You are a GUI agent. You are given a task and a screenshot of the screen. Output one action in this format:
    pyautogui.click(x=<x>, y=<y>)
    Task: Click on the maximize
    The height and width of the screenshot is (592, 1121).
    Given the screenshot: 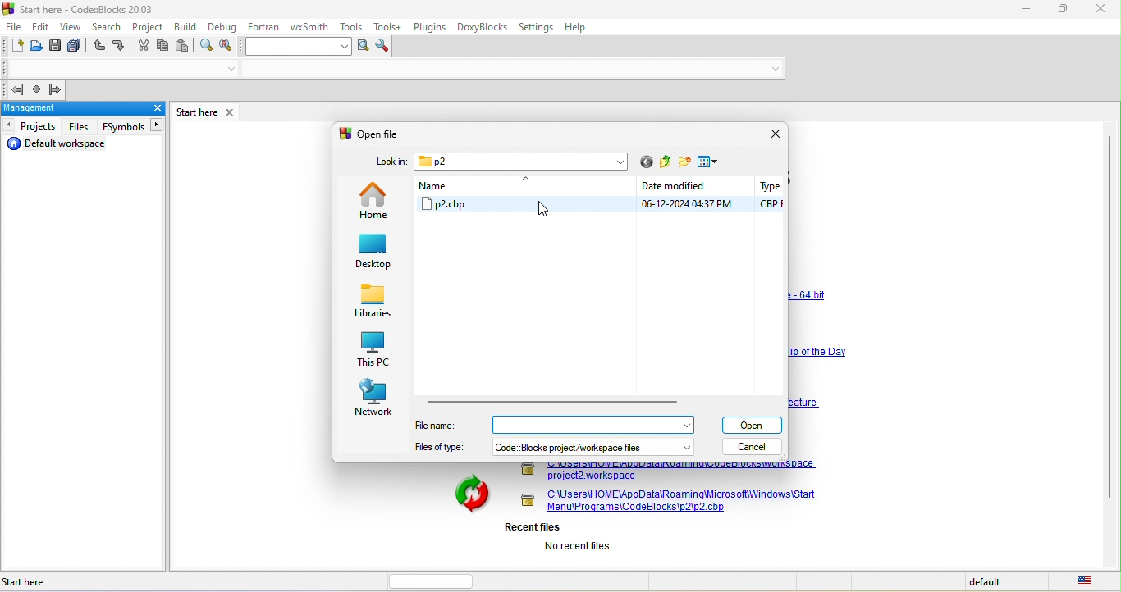 What is the action you would take?
    pyautogui.click(x=1057, y=7)
    